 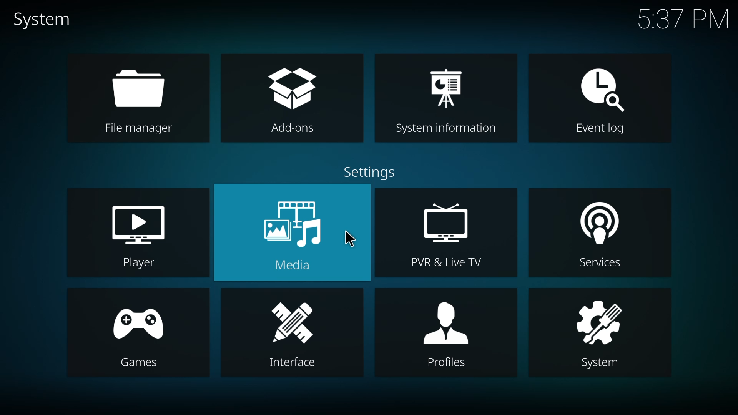 What do you see at coordinates (290, 324) in the screenshot?
I see `interface` at bounding box center [290, 324].